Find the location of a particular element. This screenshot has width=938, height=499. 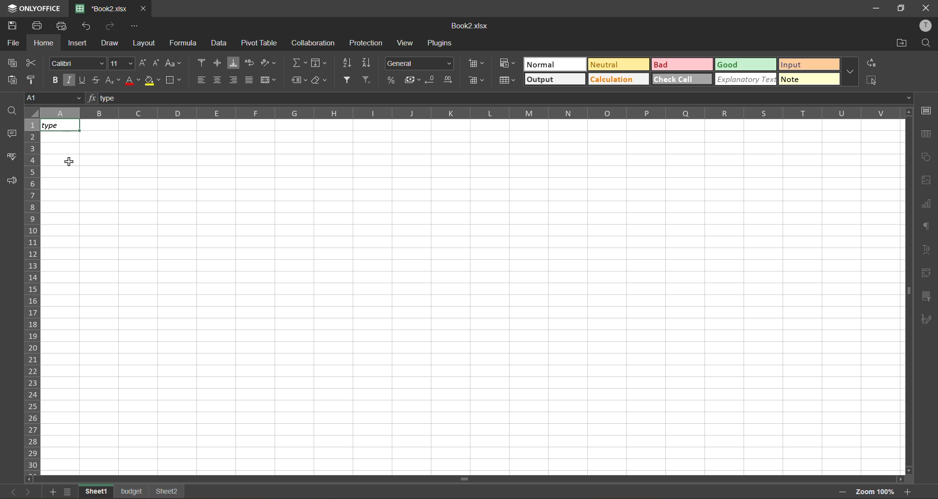

row numbers is located at coordinates (31, 297).